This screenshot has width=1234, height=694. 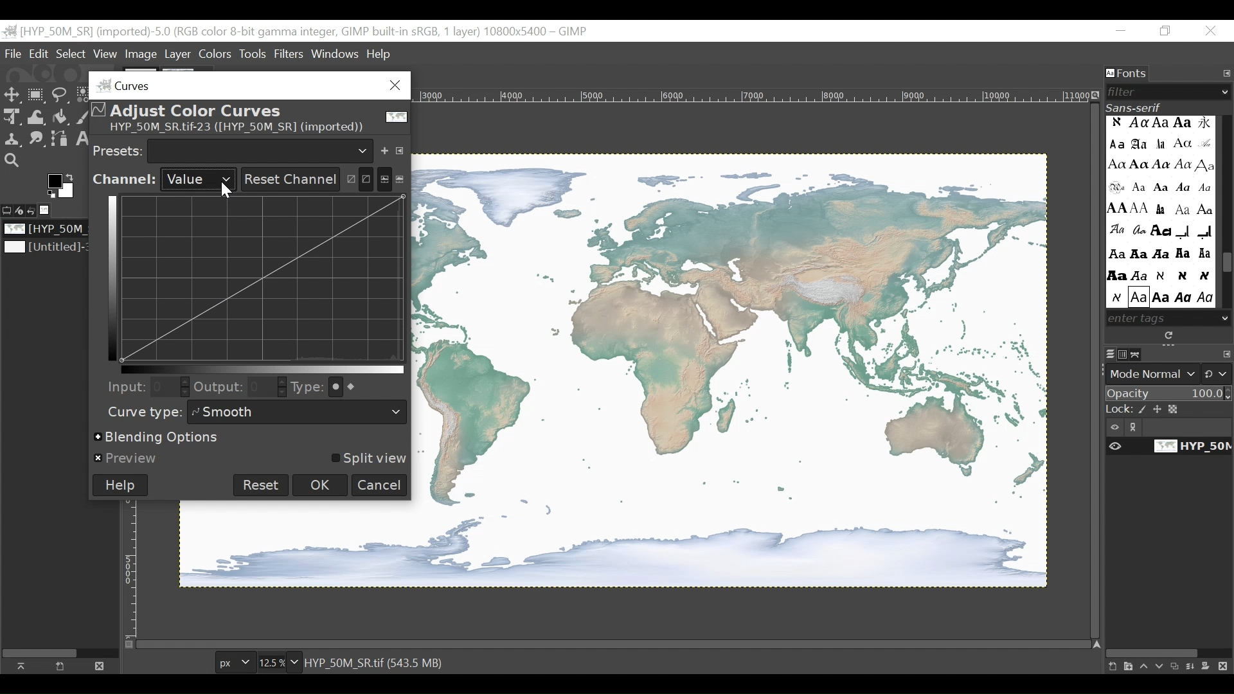 What do you see at coordinates (1226, 265) in the screenshot?
I see `Scroll bar` at bounding box center [1226, 265].